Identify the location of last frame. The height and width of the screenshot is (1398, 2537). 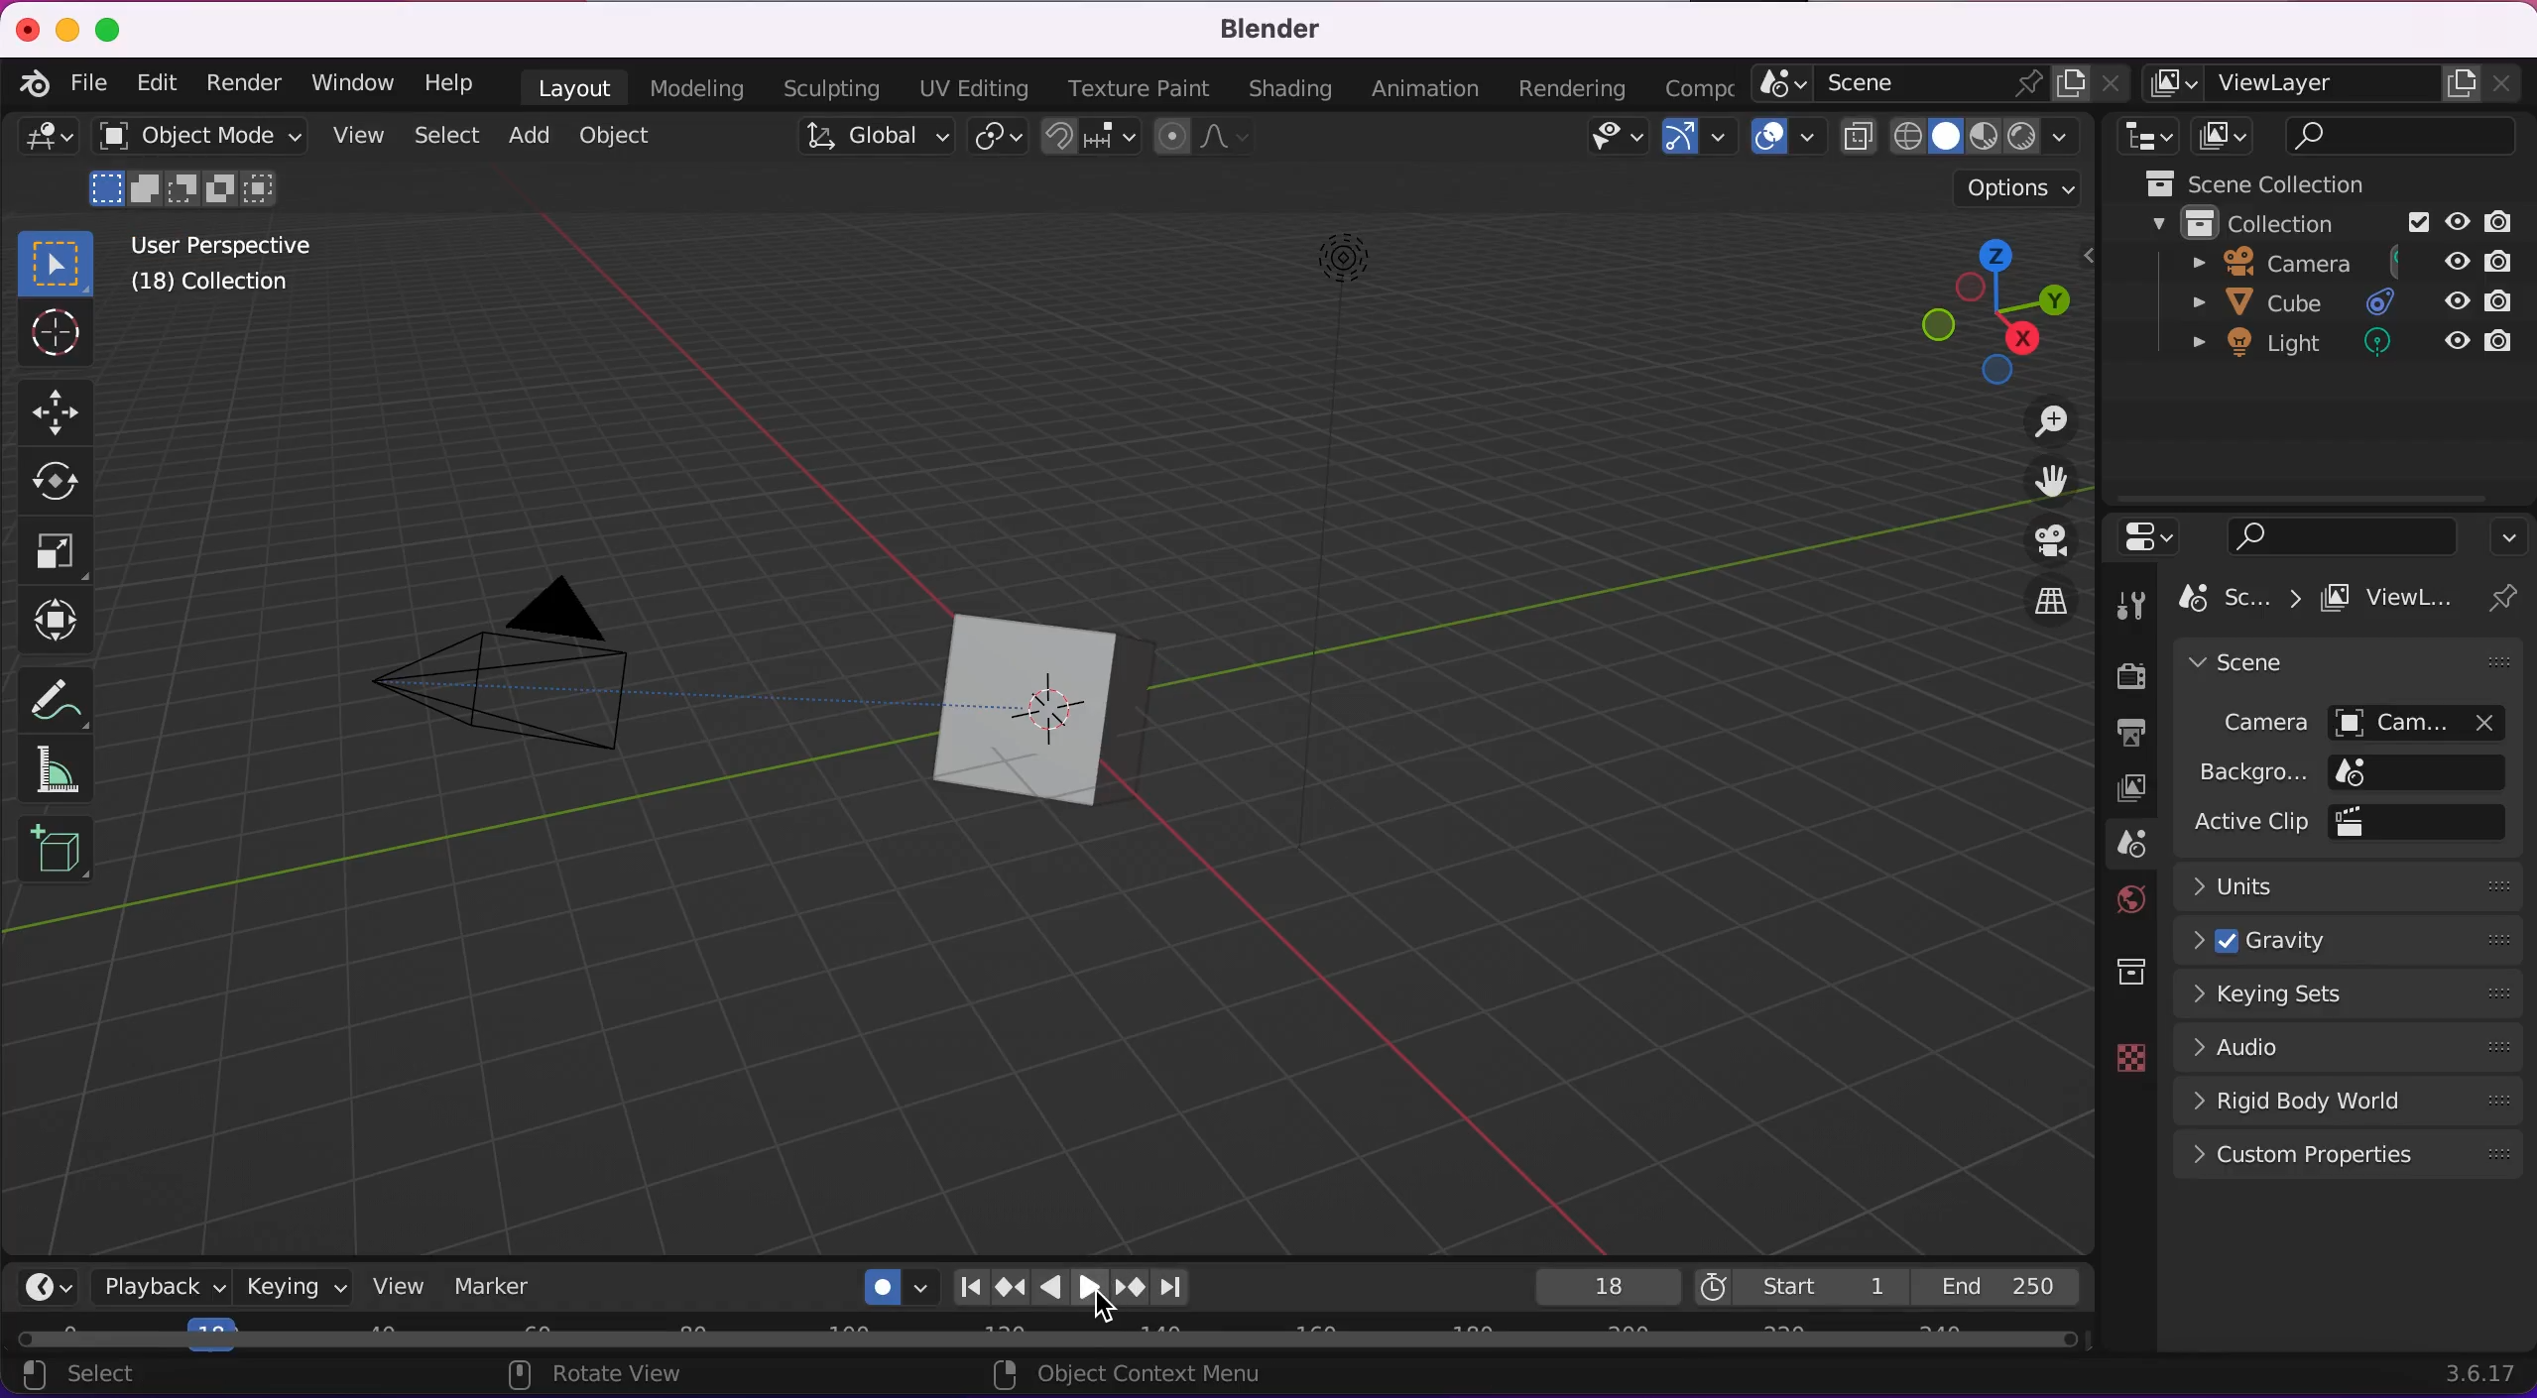
(2004, 1286).